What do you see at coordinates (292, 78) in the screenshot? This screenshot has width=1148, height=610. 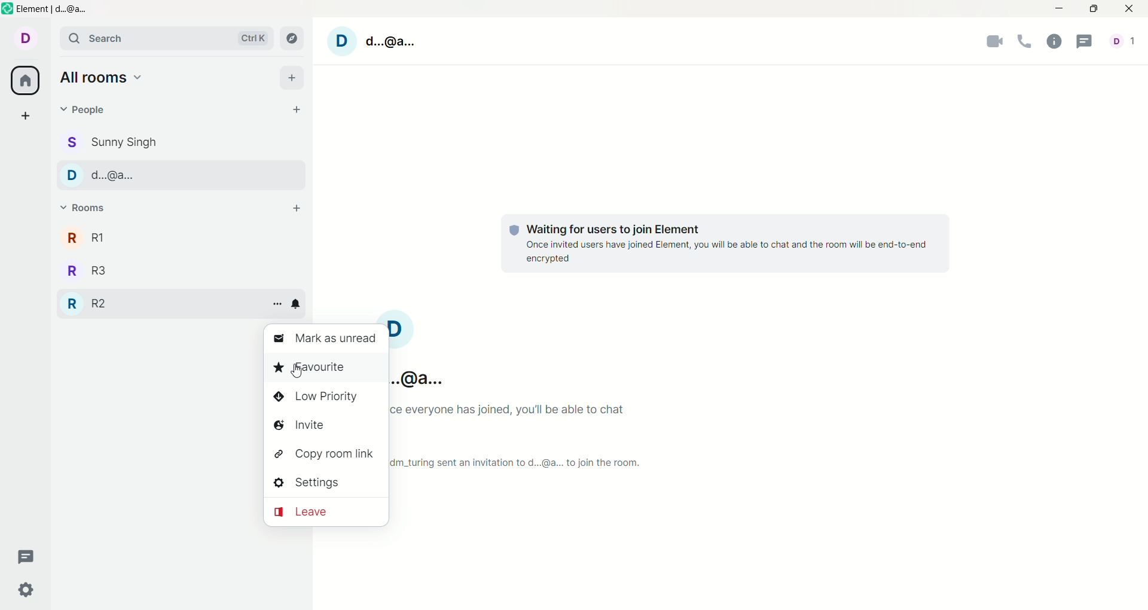 I see `add` at bounding box center [292, 78].